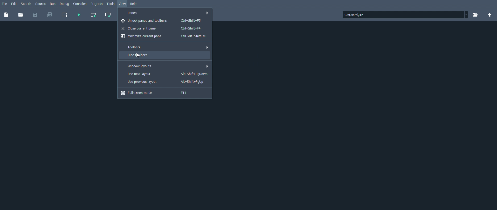  Describe the element at coordinates (21, 15) in the screenshot. I see `Open file` at that location.